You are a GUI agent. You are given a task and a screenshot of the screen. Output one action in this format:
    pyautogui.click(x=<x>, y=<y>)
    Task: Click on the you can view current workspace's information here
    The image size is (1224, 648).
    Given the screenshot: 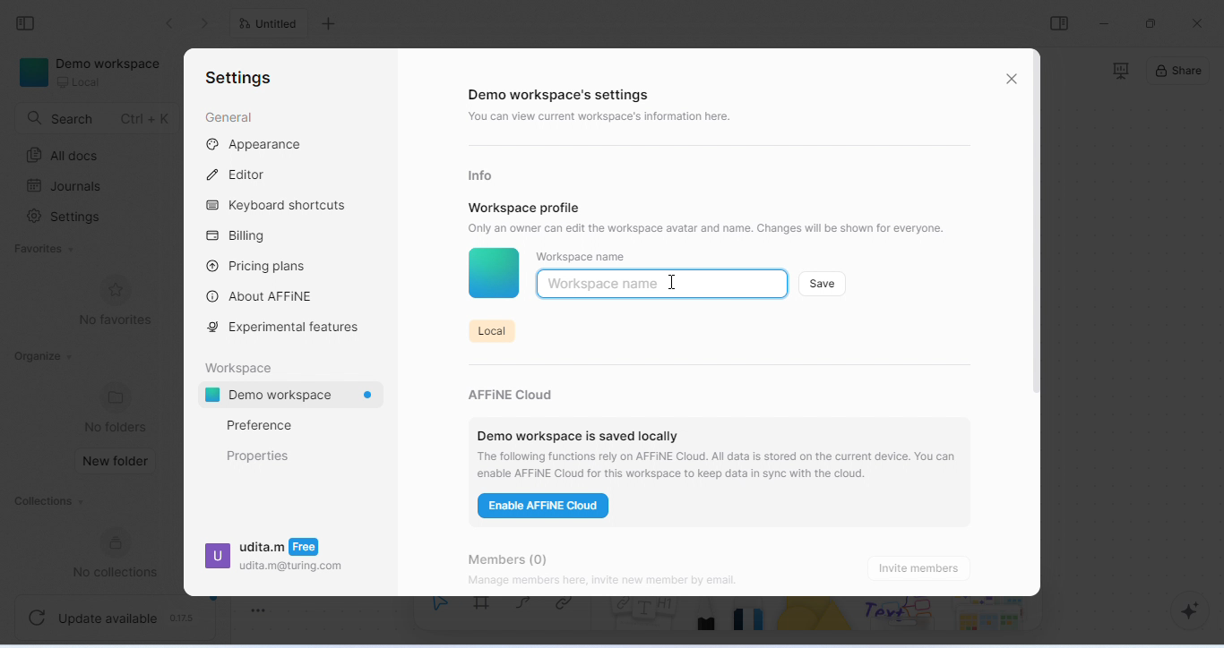 What is the action you would take?
    pyautogui.click(x=604, y=118)
    